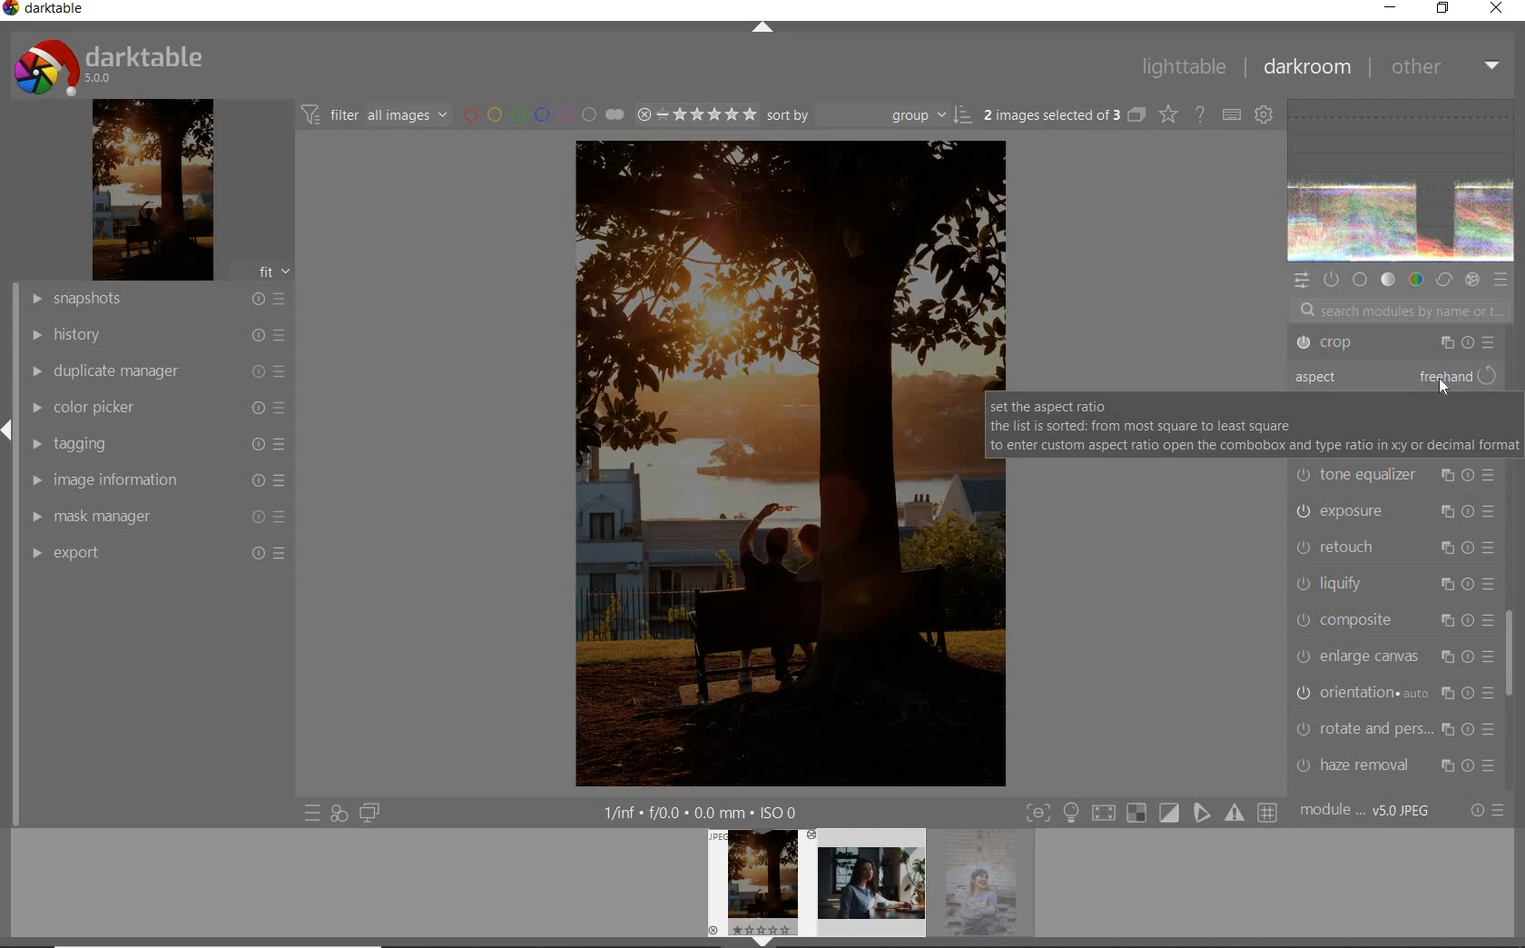  I want to click on expand/collapse, so click(762, 31).